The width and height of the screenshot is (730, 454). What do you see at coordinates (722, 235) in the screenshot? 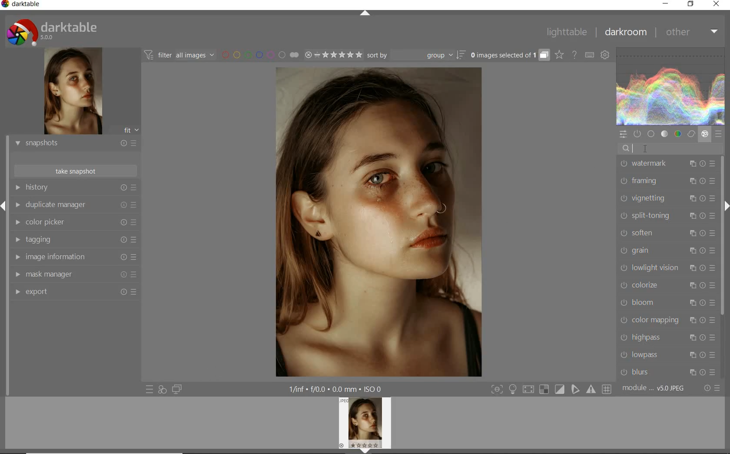
I see `scrollbar` at bounding box center [722, 235].